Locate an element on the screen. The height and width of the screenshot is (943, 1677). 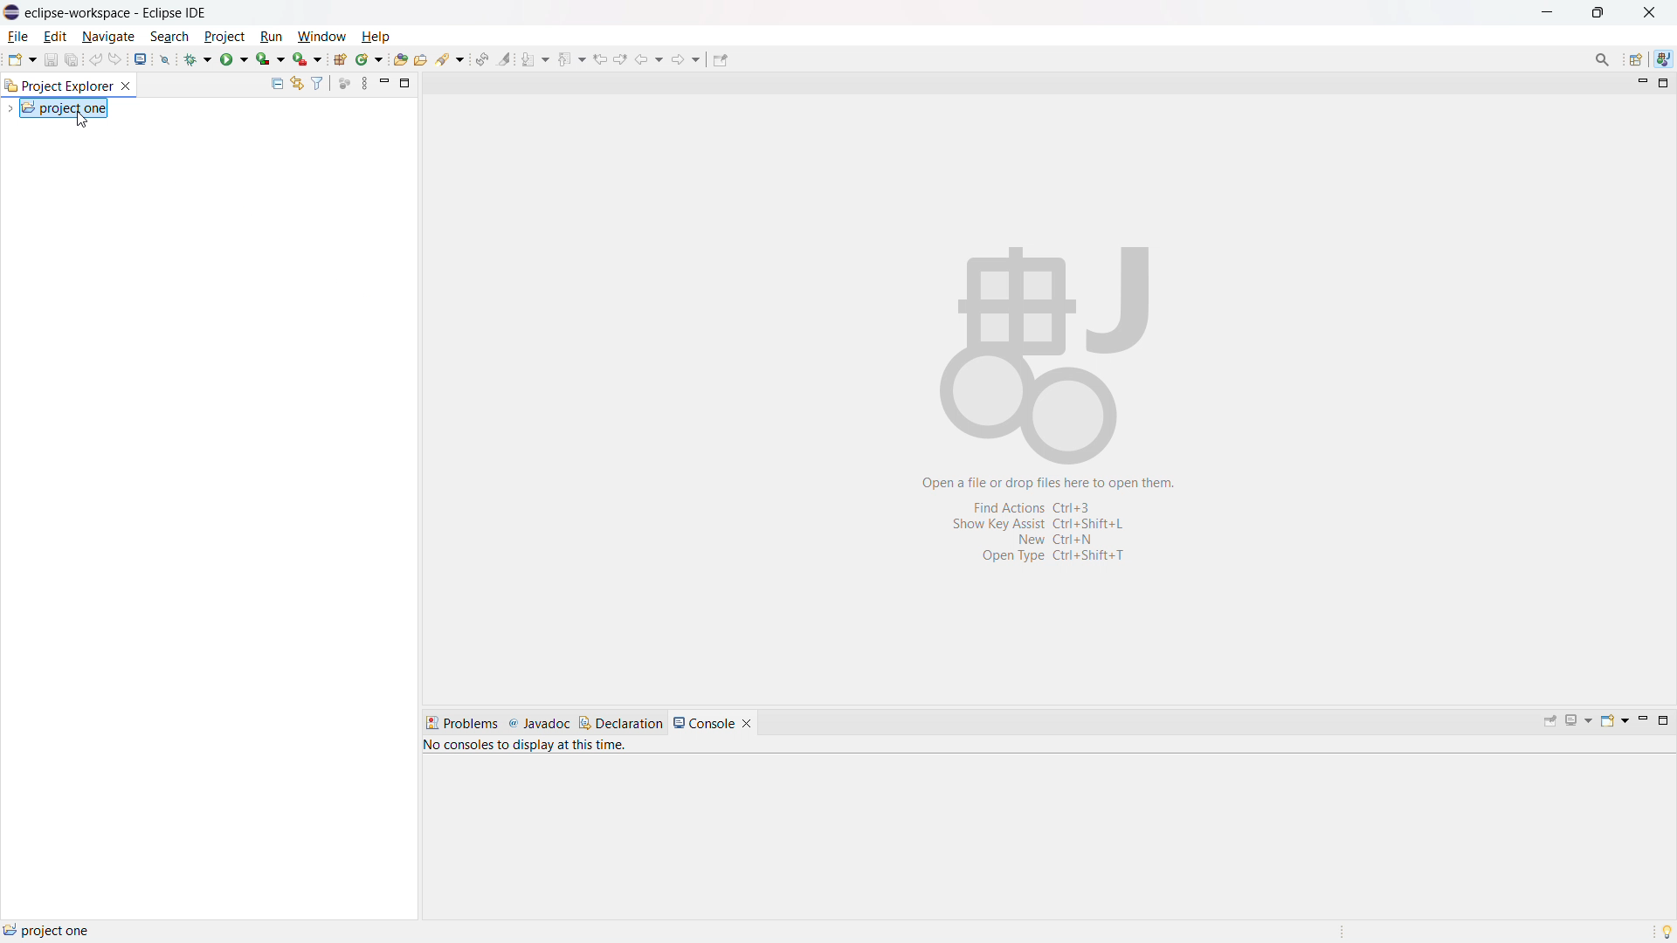
open type ctrl+shift+t is located at coordinates (1049, 557).